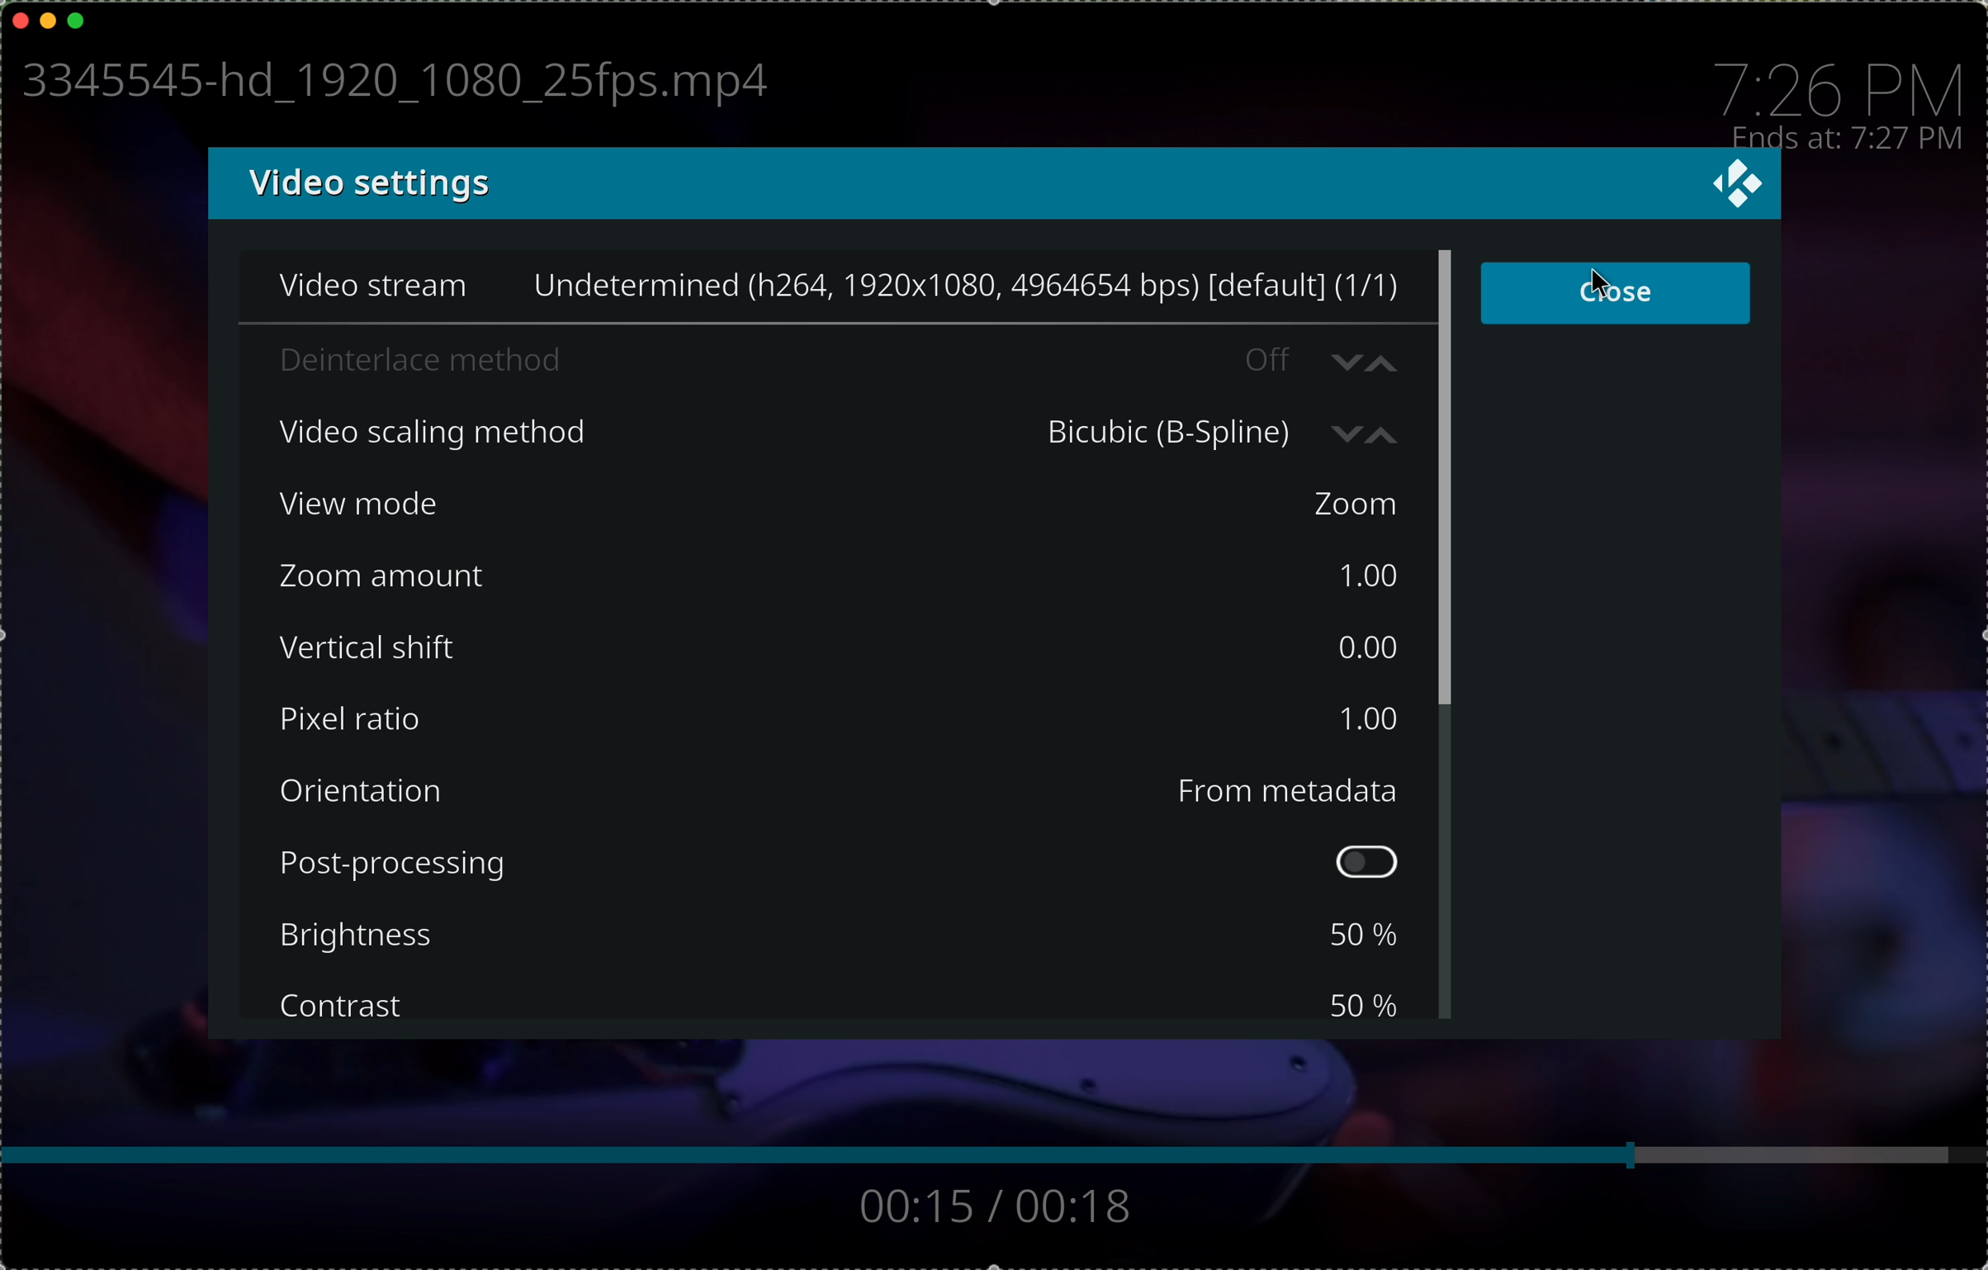 This screenshot has height=1270, width=1988. I want to click on maximise, so click(78, 20).